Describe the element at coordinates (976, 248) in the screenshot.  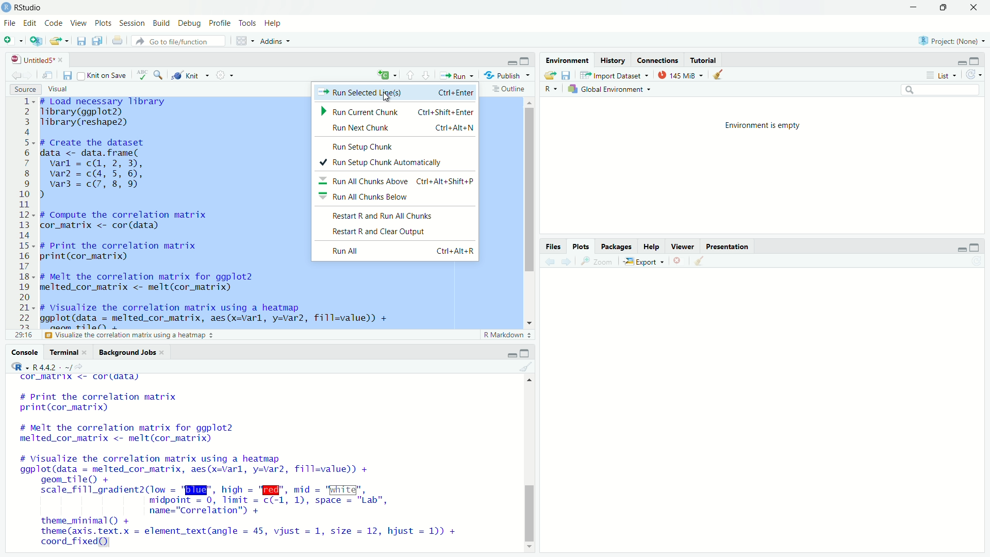
I see `maximize` at that location.